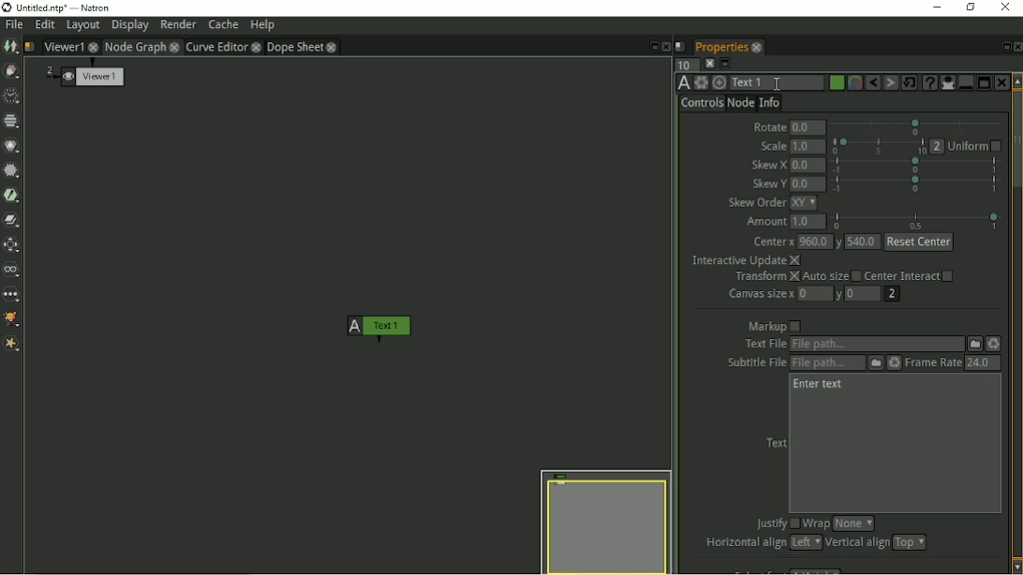 The image size is (1023, 575). What do you see at coordinates (12, 122) in the screenshot?
I see `Channel` at bounding box center [12, 122].